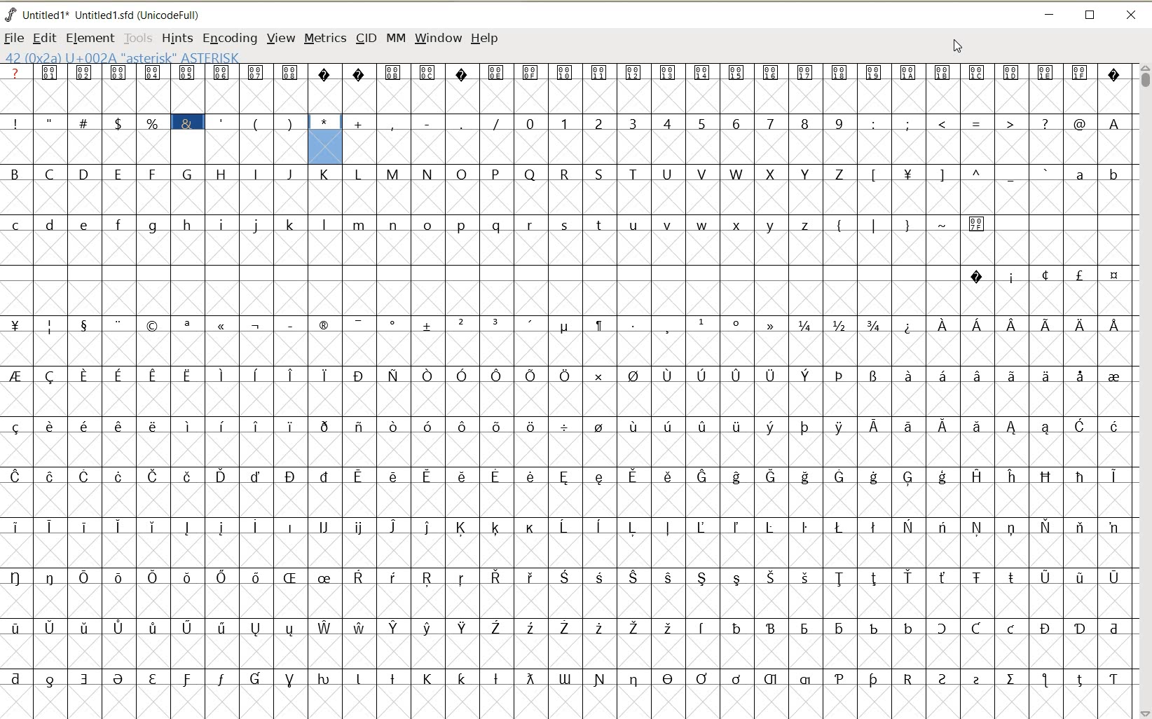 Image resolution: width=1152 pixels, height=719 pixels. Describe the element at coordinates (957, 47) in the screenshot. I see `CURSOR` at that location.